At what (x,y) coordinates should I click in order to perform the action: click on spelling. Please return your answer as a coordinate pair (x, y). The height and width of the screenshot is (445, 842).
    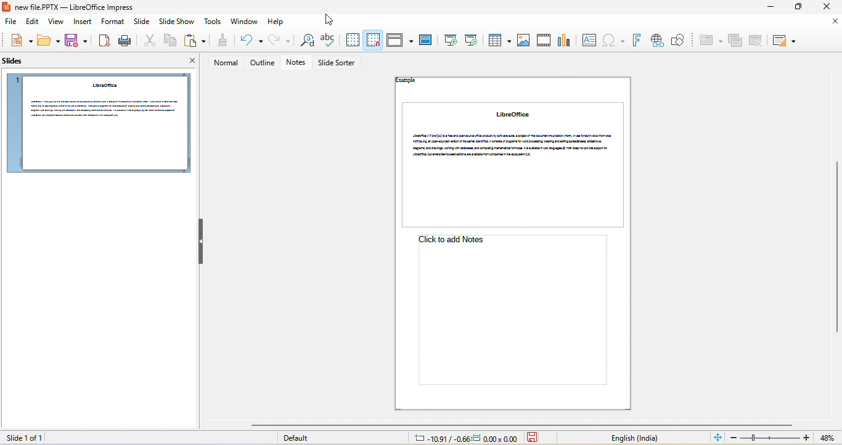
    Looking at the image, I should click on (328, 41).